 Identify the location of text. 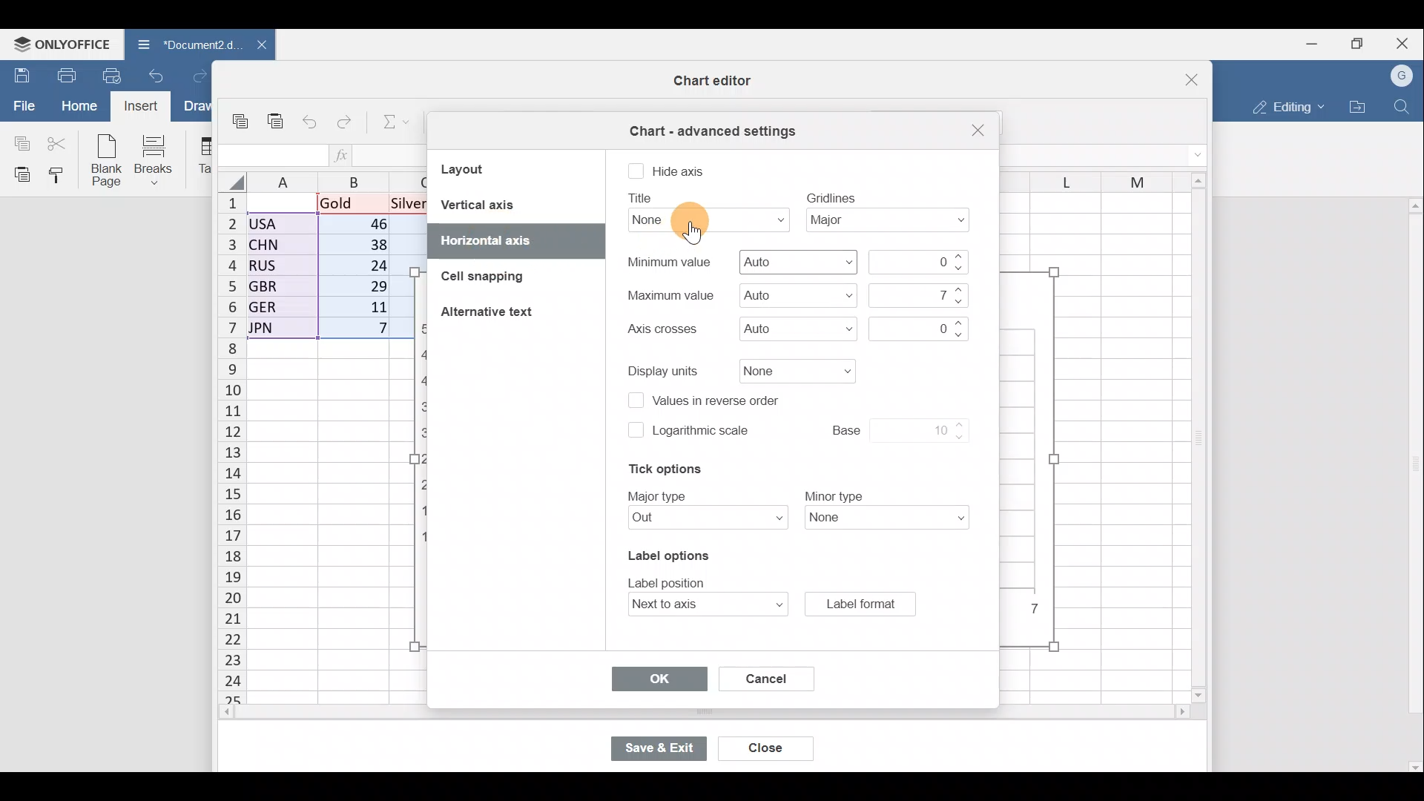
(668, 262).